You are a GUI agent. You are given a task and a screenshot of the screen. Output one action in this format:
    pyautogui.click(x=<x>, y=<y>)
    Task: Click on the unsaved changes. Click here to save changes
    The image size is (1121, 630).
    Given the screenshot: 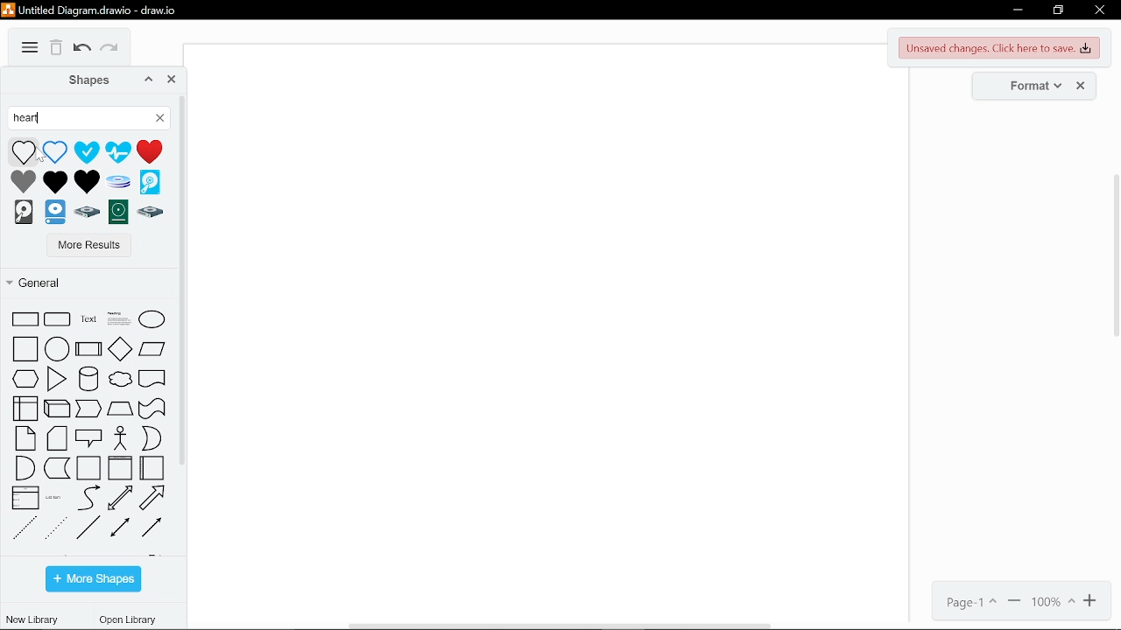 What is the action you would take?
    pyautogui.click(x=1001, y=48)
    